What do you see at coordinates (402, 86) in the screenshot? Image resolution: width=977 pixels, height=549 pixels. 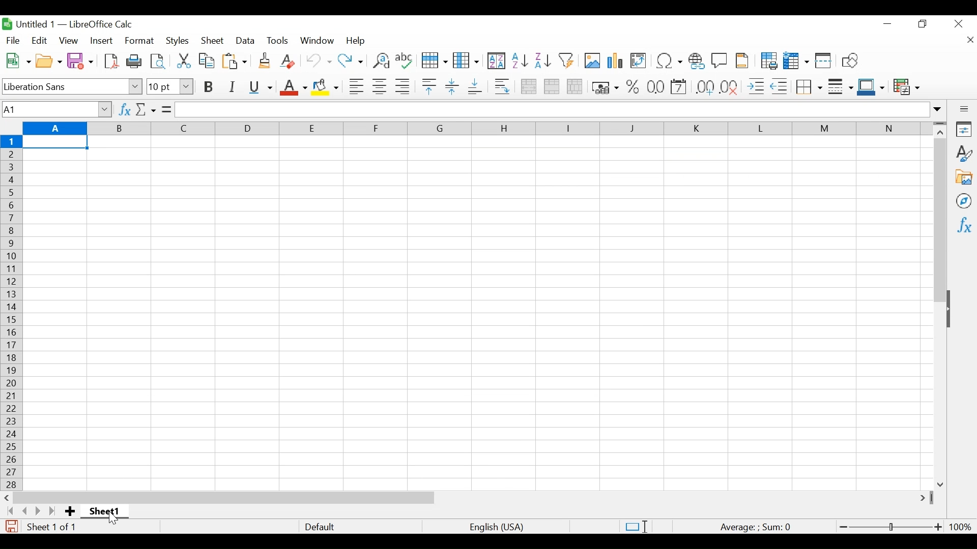 I see `Align Right` at bounding box center [402, 86].